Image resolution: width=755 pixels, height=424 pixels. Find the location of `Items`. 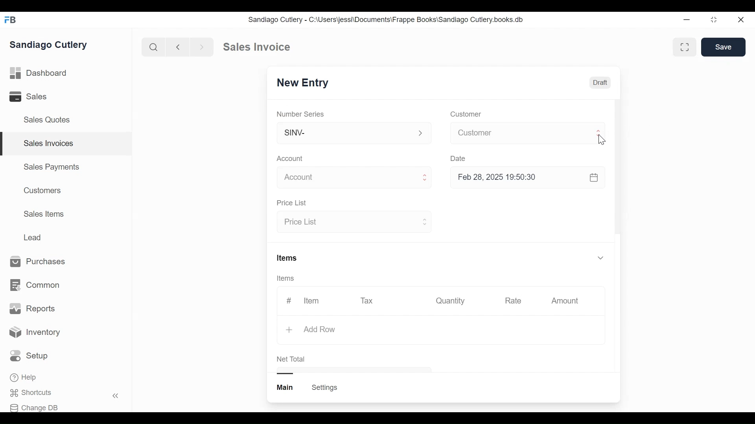

Items is located at coordinates (288, 257).